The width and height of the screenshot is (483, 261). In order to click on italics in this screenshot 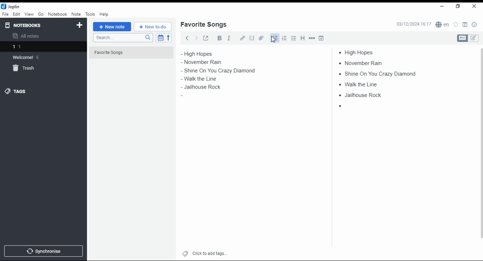, I will do `click(229, 38)`.